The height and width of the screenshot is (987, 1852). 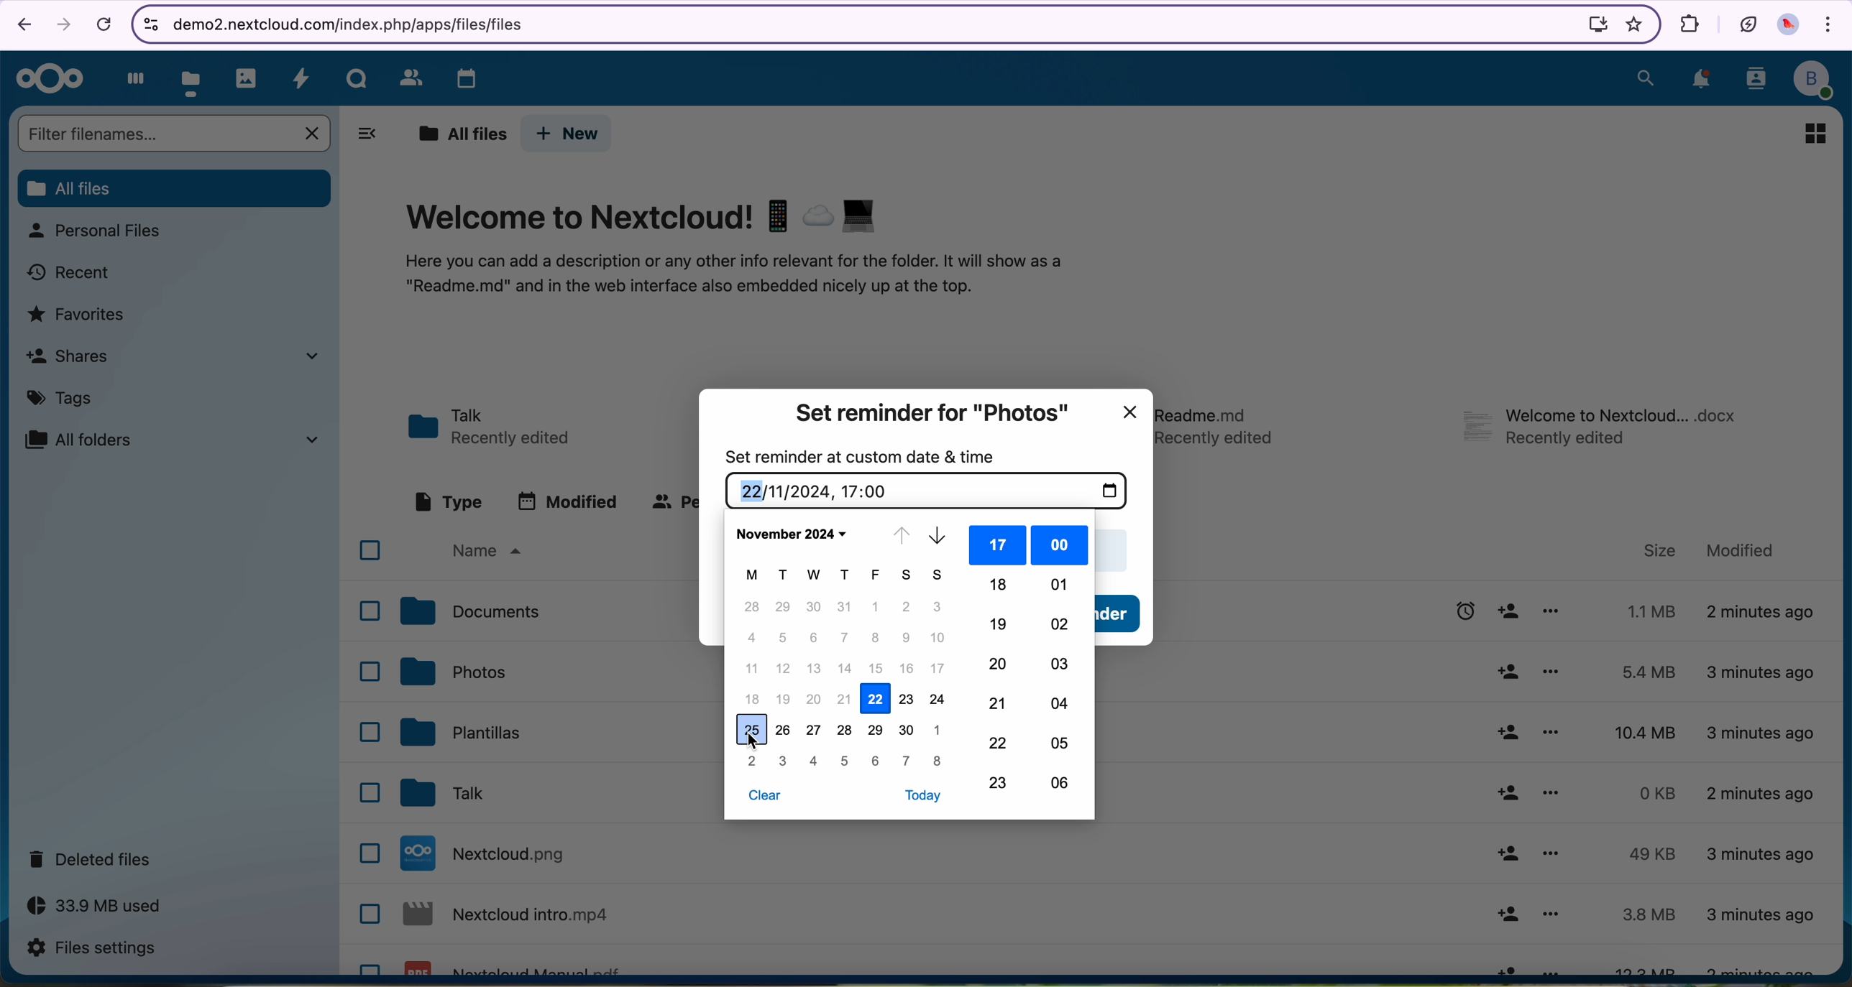 What do you see at coordinates (793, 533) in the screenshot?
I see `november 2024` at bounding box center [793, 533].